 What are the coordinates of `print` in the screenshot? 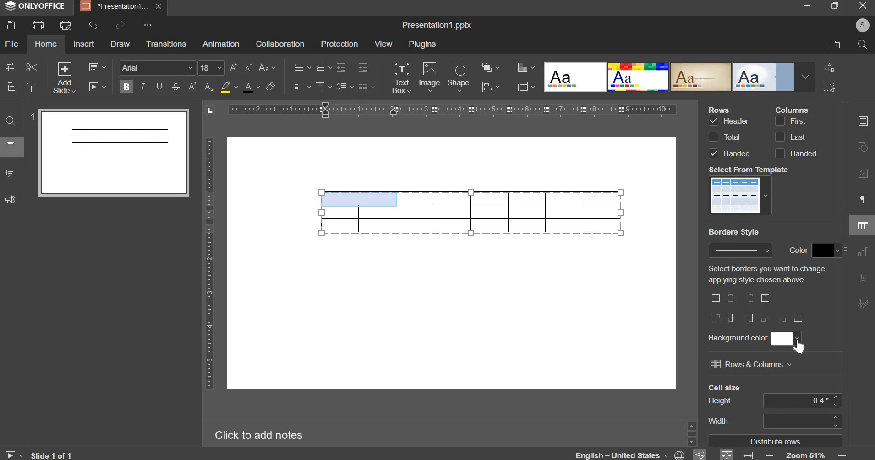 It's located at (38, 25).